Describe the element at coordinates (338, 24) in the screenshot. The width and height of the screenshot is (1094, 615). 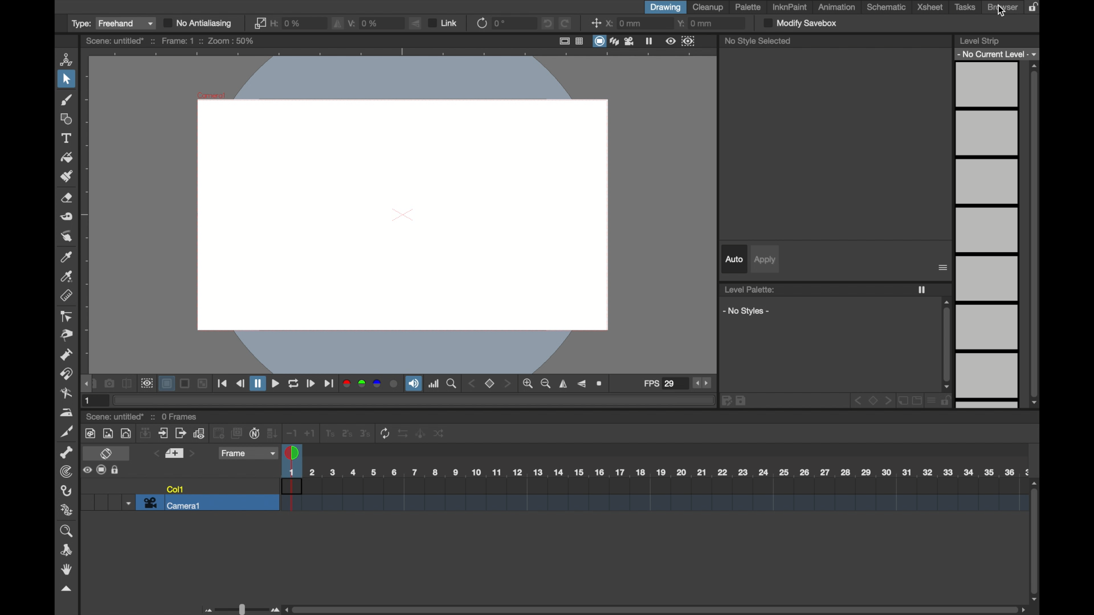
I see `flip horizontally` at that location.